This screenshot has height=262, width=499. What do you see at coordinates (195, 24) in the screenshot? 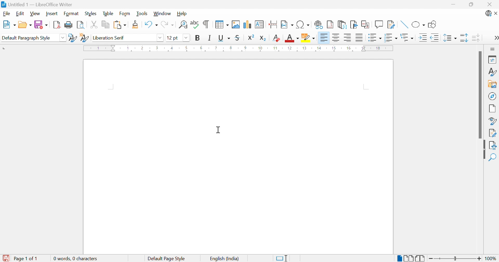
I see `Check spelling` at bounding box center [195, 24].